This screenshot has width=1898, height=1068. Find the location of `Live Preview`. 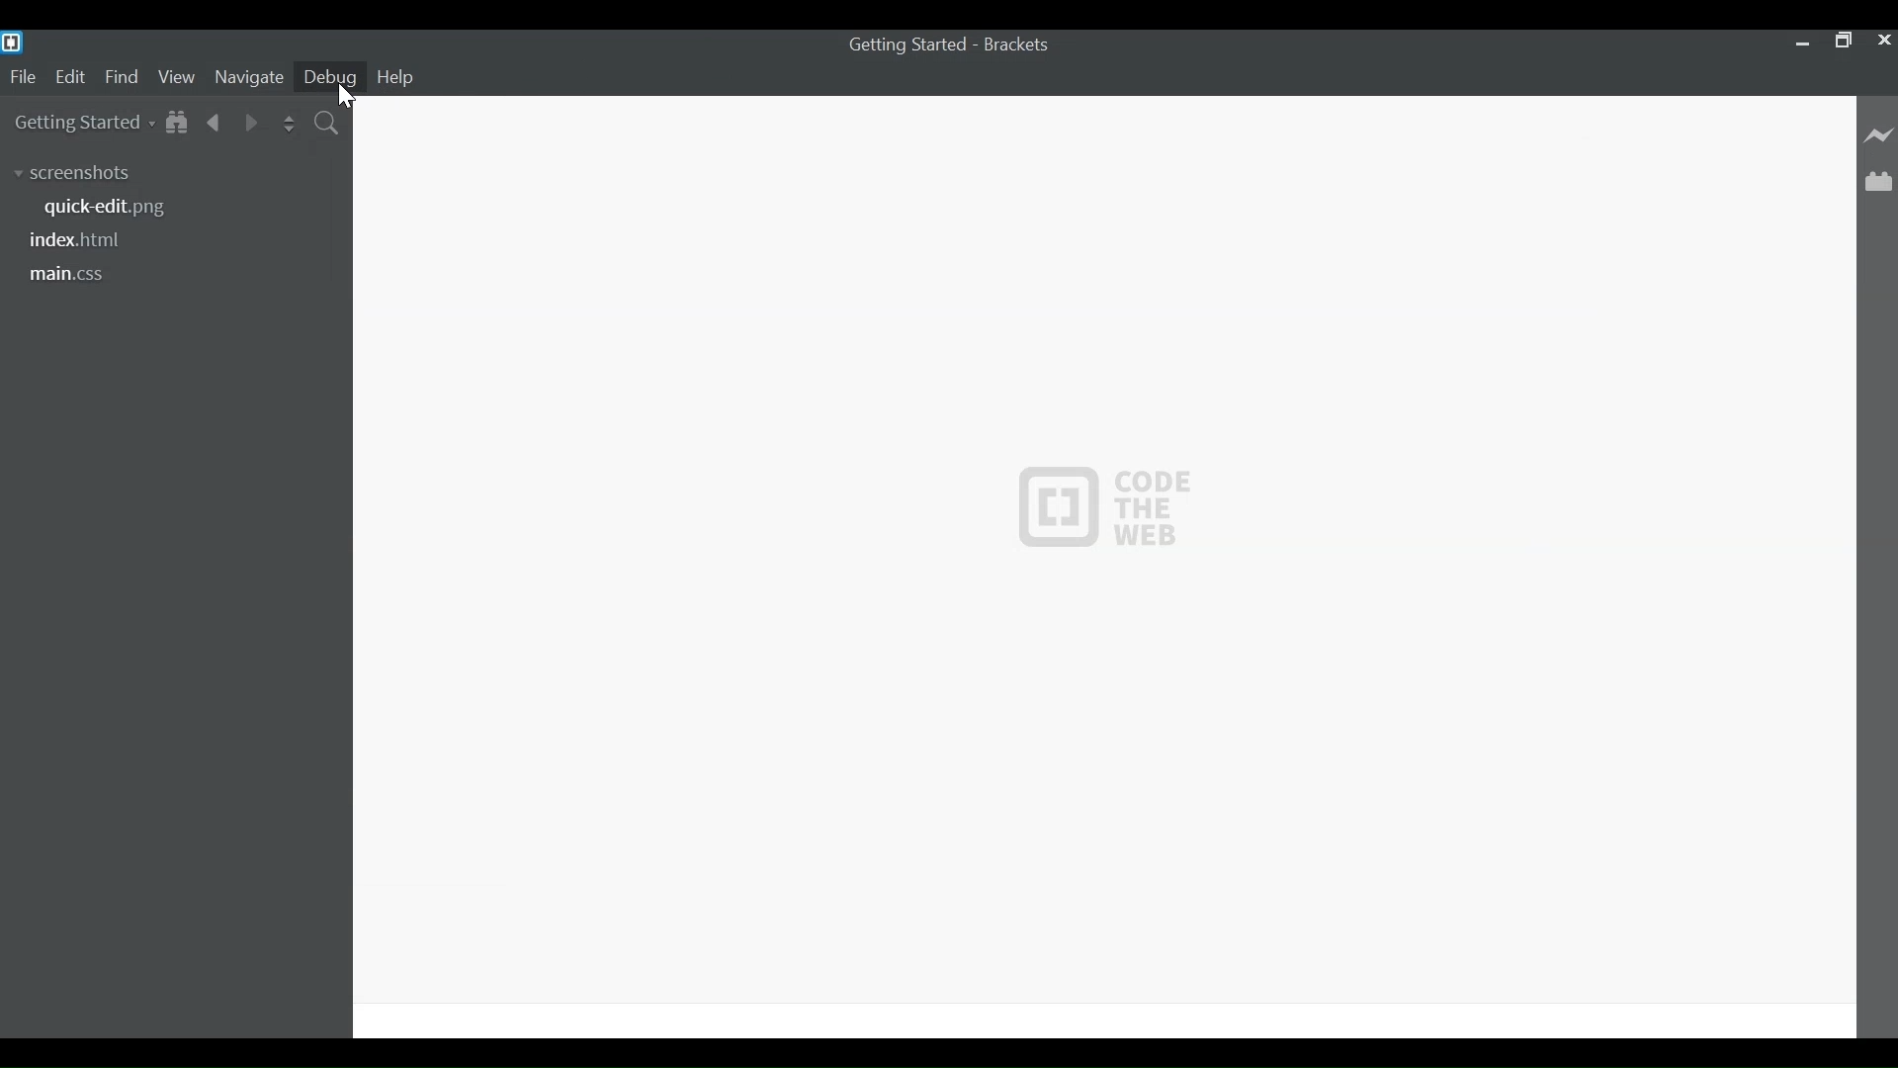

Live Preview is located at coordinates (1880, 134).